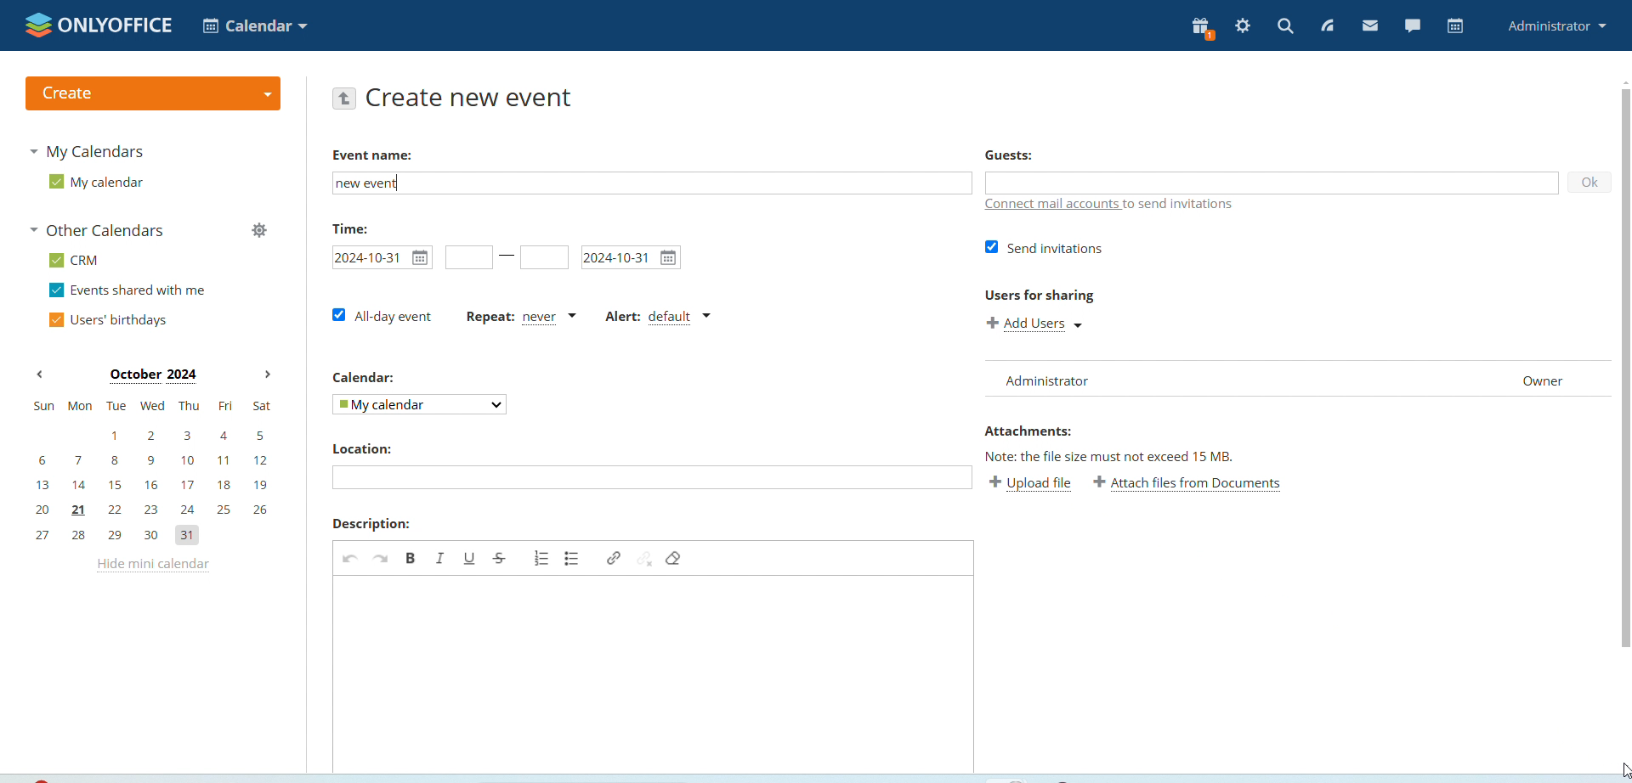  I want to click on onlyofice logo, so click(99, 25).